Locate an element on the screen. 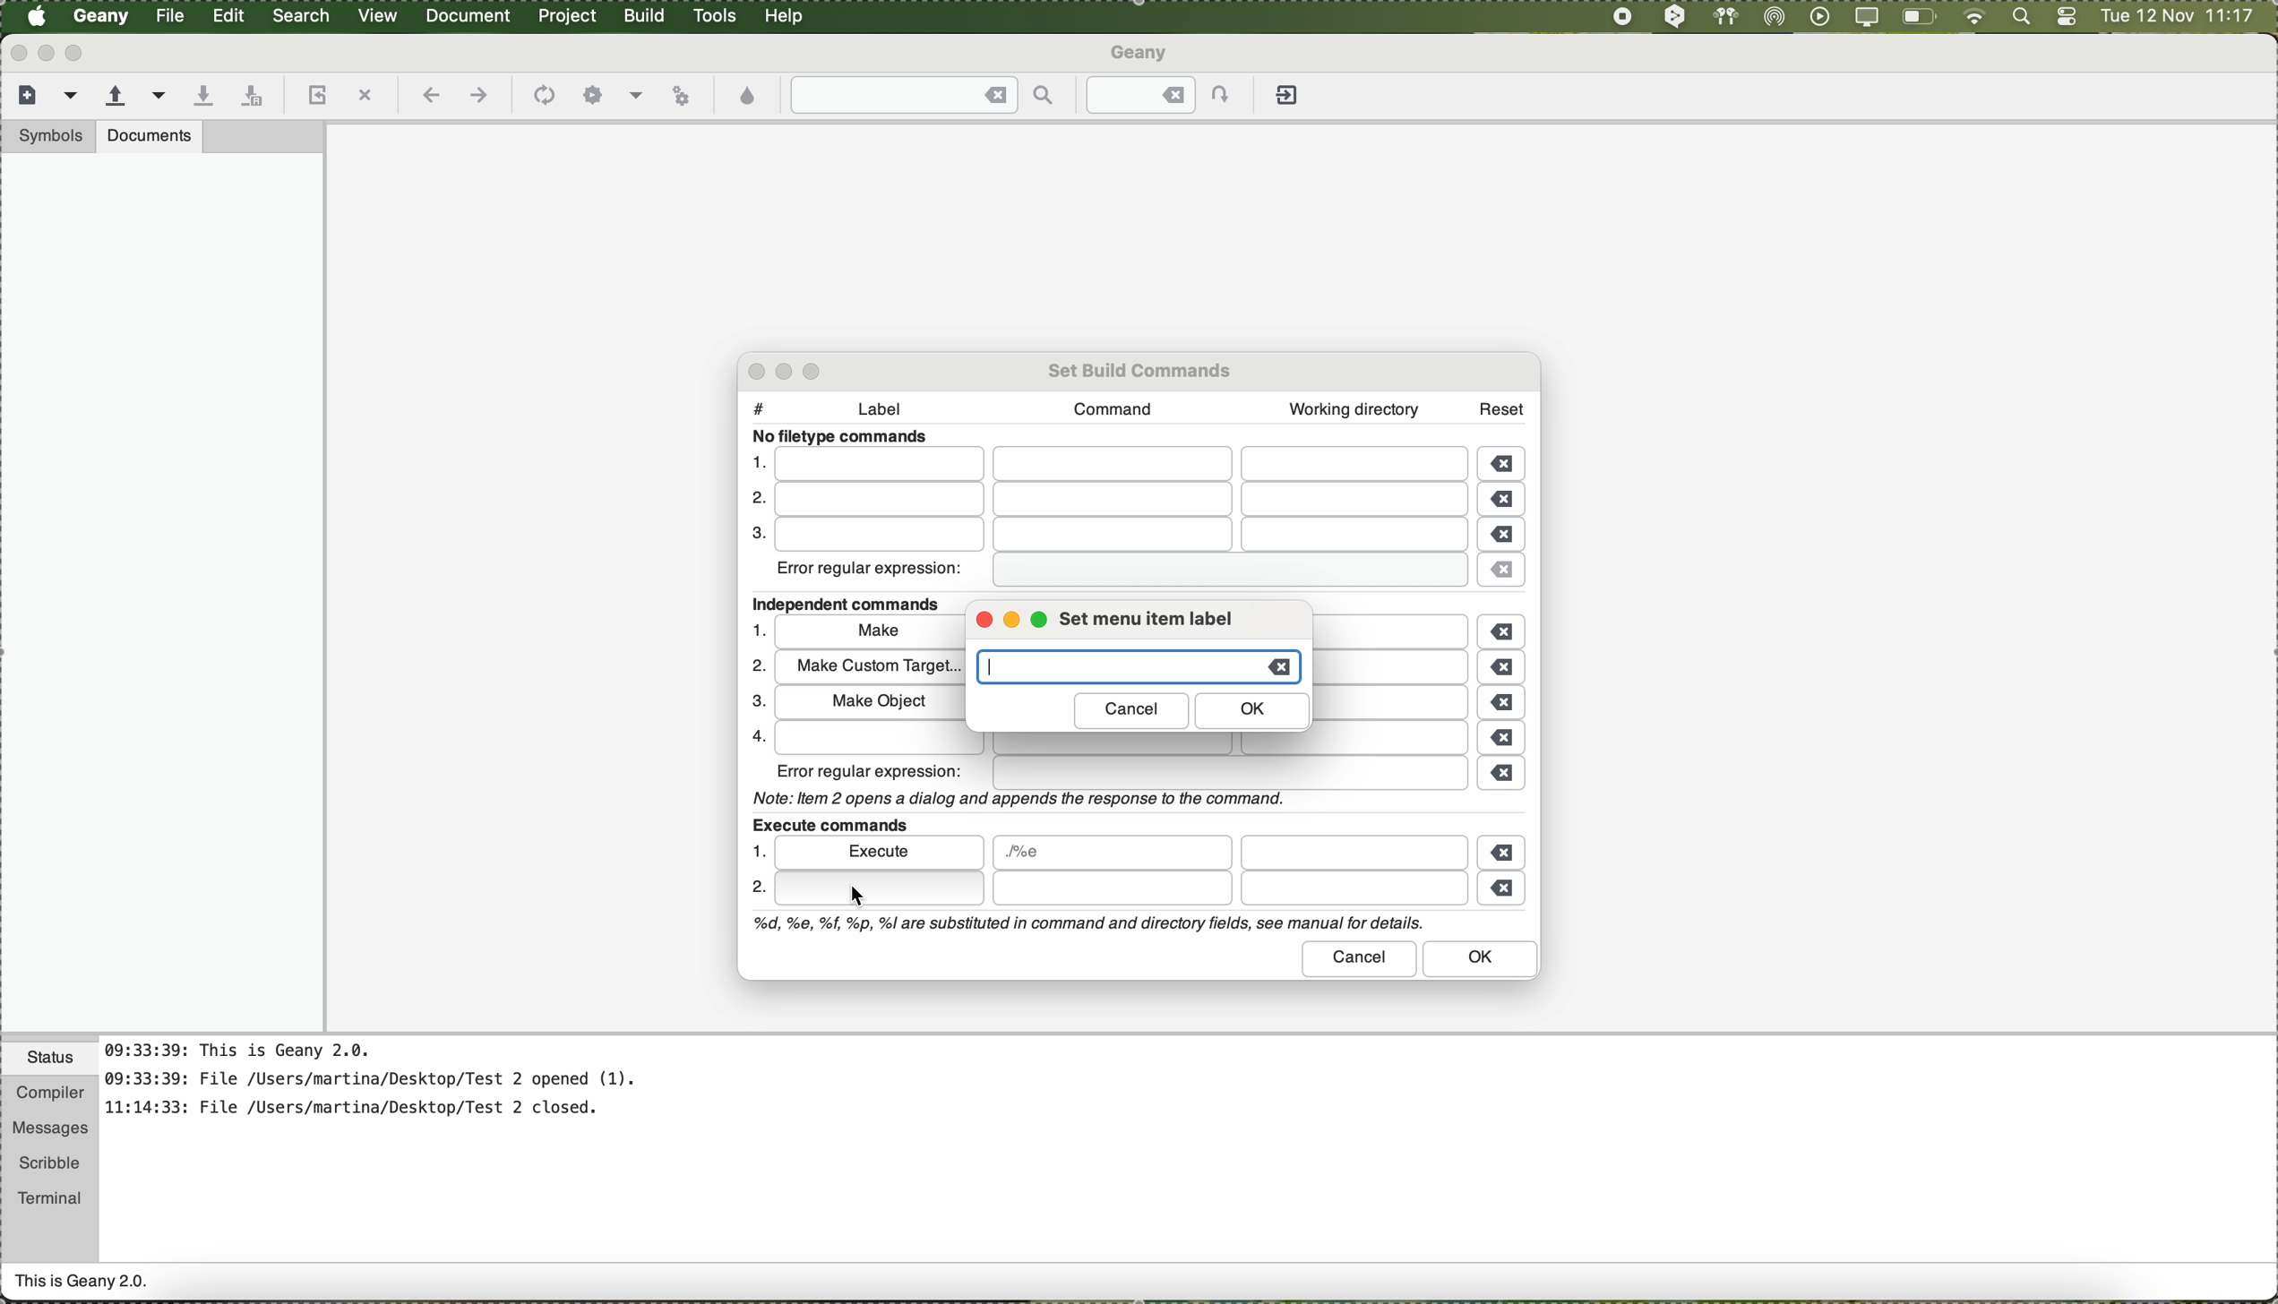 This screenshot has height=1304, width=2278. close the current file is located at coordinates (365, 97).